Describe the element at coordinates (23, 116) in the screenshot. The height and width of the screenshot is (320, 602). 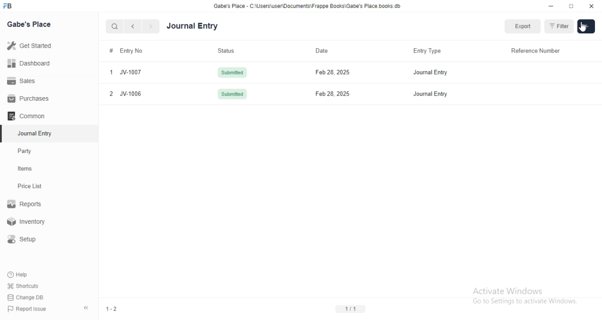
I see `Comman` at that location.